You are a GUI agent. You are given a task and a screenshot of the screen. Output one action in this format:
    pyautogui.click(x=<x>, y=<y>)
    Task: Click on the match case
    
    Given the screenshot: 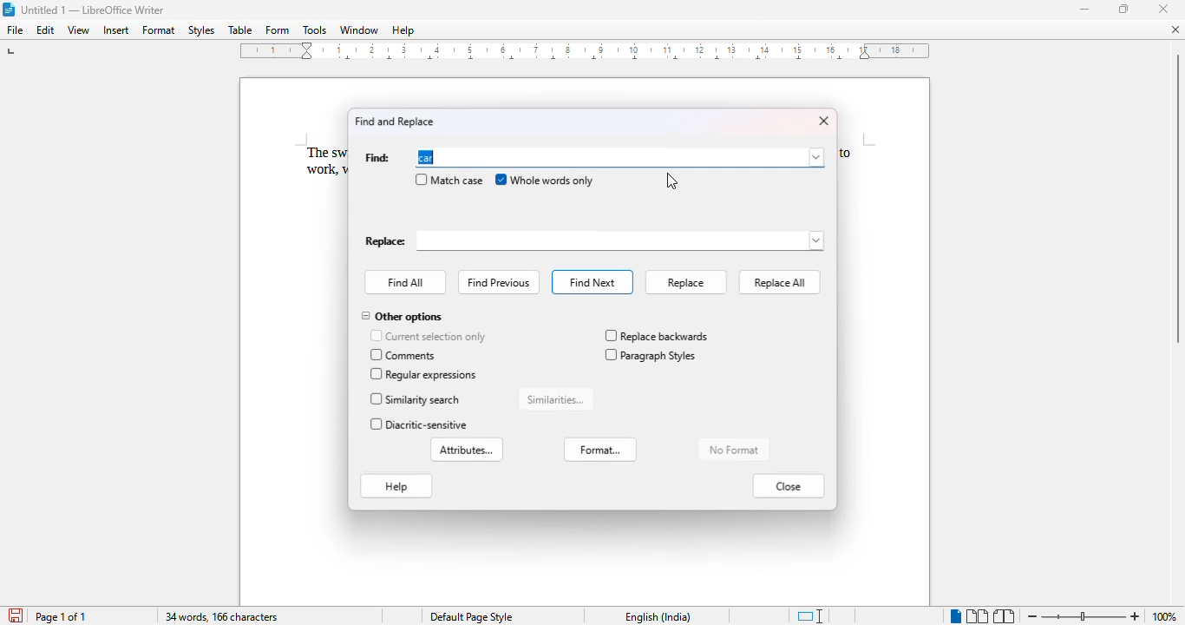 What is the action you would take?
    pyautogui.click(x=448, y=180)
    